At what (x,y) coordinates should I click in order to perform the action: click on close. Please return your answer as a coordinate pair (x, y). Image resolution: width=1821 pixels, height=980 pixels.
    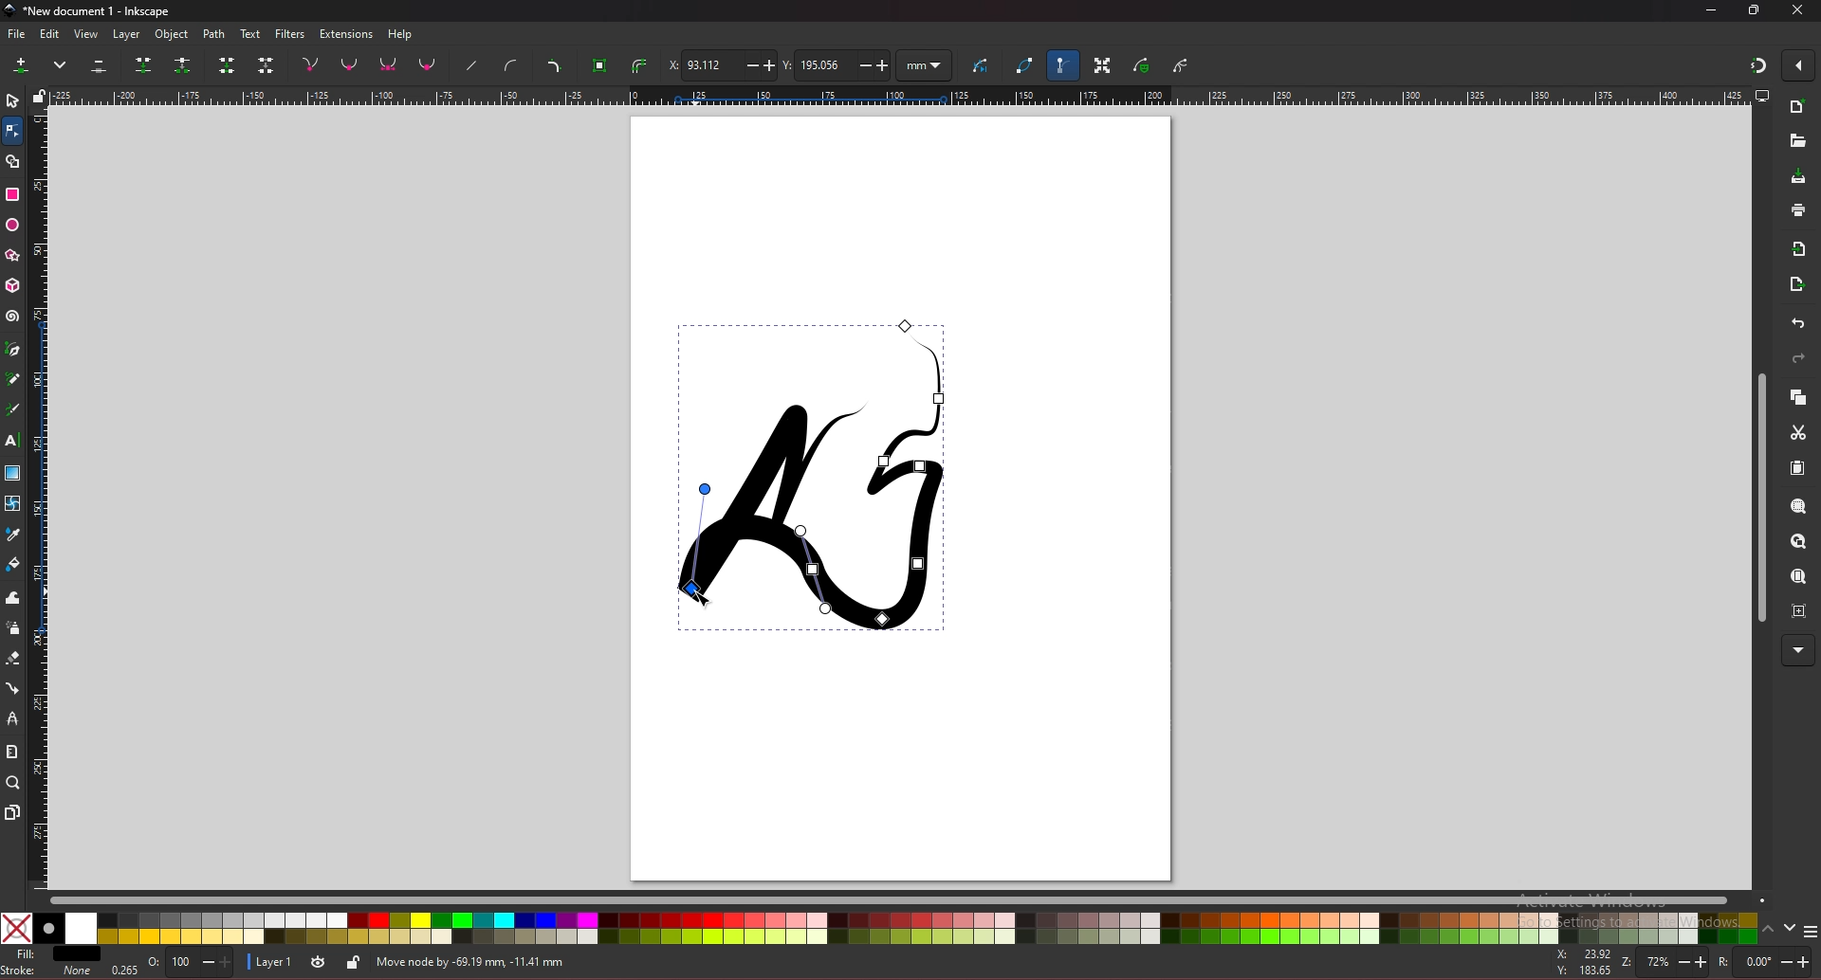
    Looking at the image, I should click on (1798, 10).